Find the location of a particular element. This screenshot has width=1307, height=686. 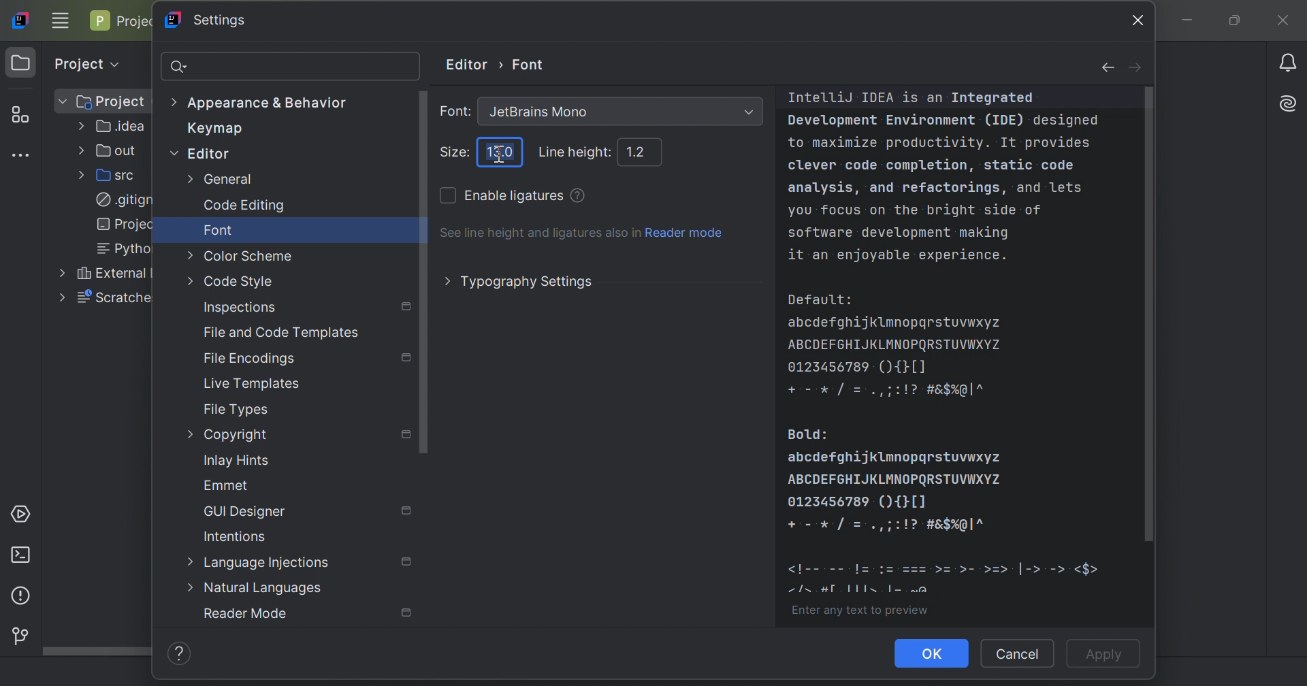

+ - * / = . , ; : ! ? # & $ % @ | ^ is located at coordinates (886, 392).